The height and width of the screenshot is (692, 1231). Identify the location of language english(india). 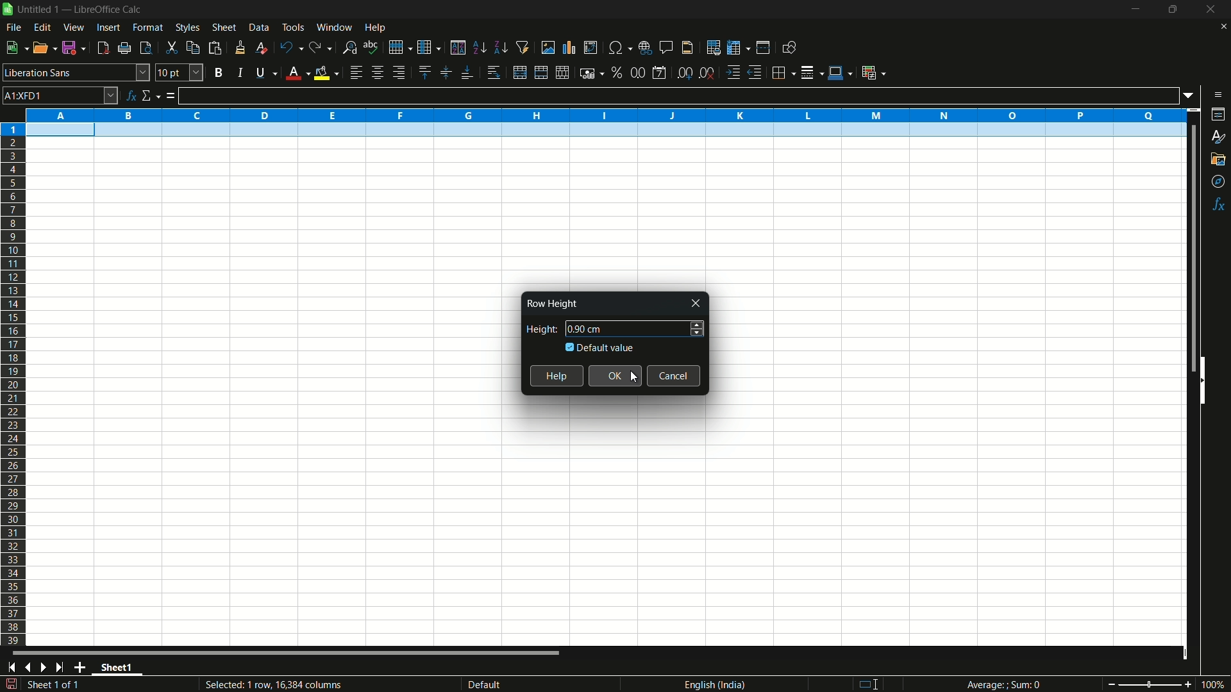
(711, 684).